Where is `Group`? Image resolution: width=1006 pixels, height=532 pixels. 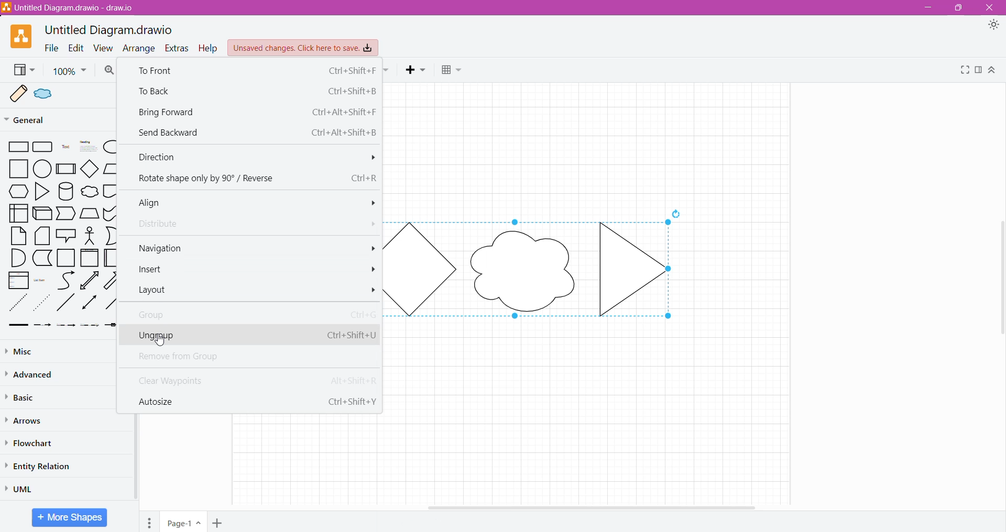 Group is located at coordinates (159, 314).